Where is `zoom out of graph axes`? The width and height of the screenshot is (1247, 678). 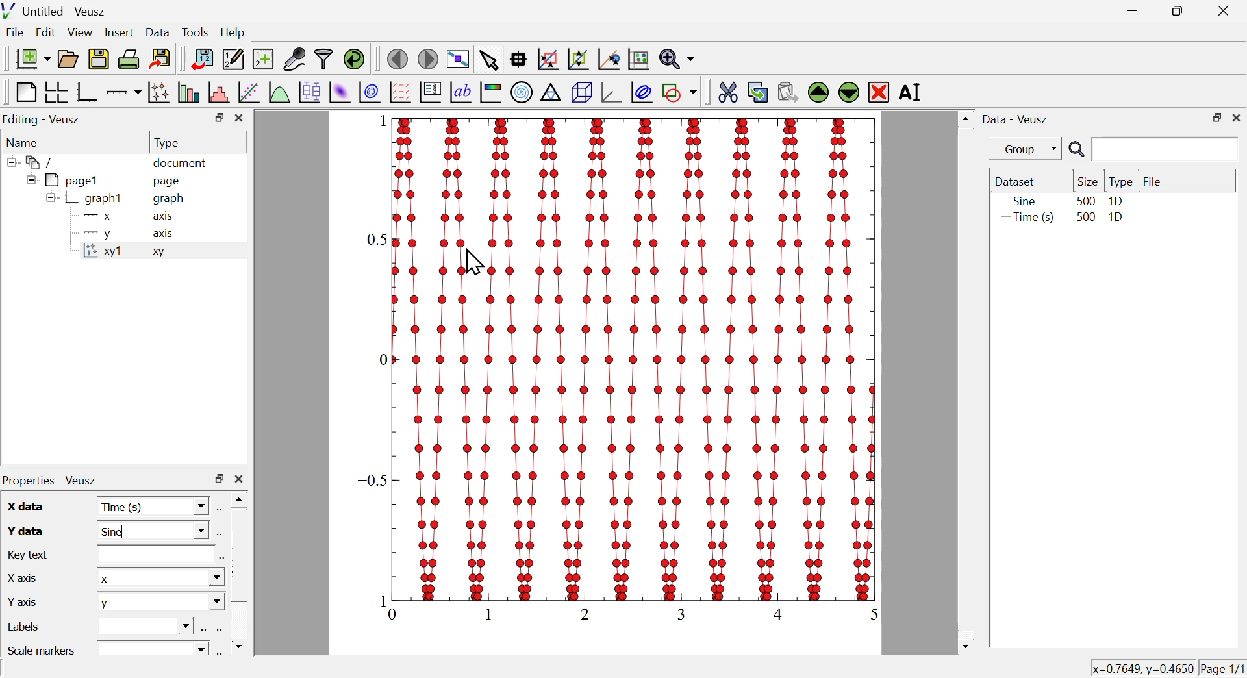
zoom out of graph axes is located at coordinates (579, 59).